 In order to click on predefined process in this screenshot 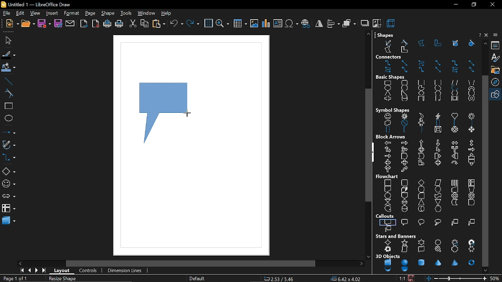, I will do `click(455, 183)`.